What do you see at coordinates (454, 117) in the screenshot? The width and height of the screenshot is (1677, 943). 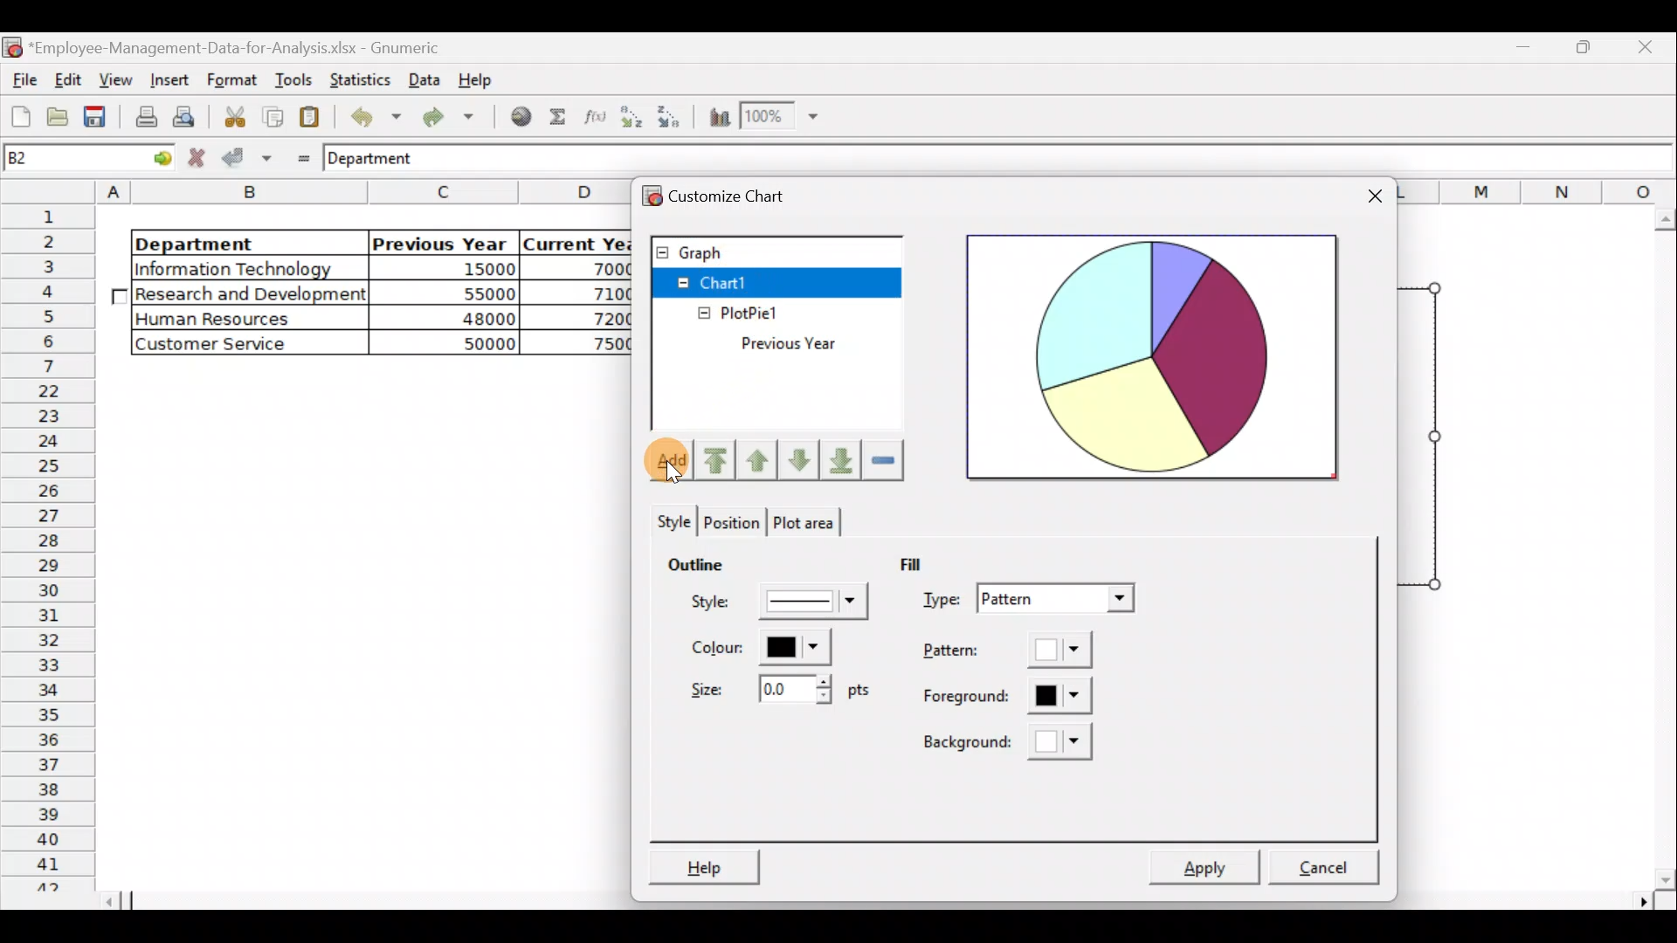 I see `Redo undone action` at bounding box center [454, 117].